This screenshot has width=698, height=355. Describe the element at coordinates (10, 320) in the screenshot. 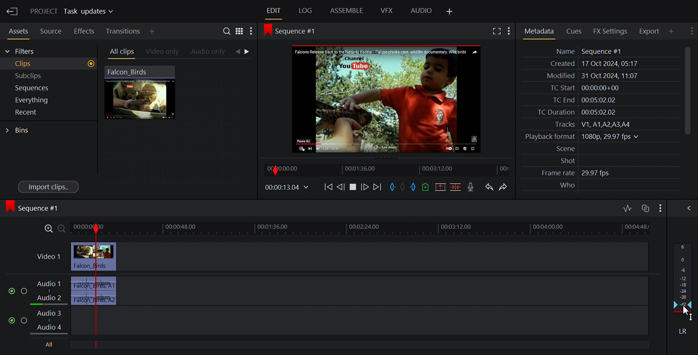

I see `Mute/unmute` at that location.